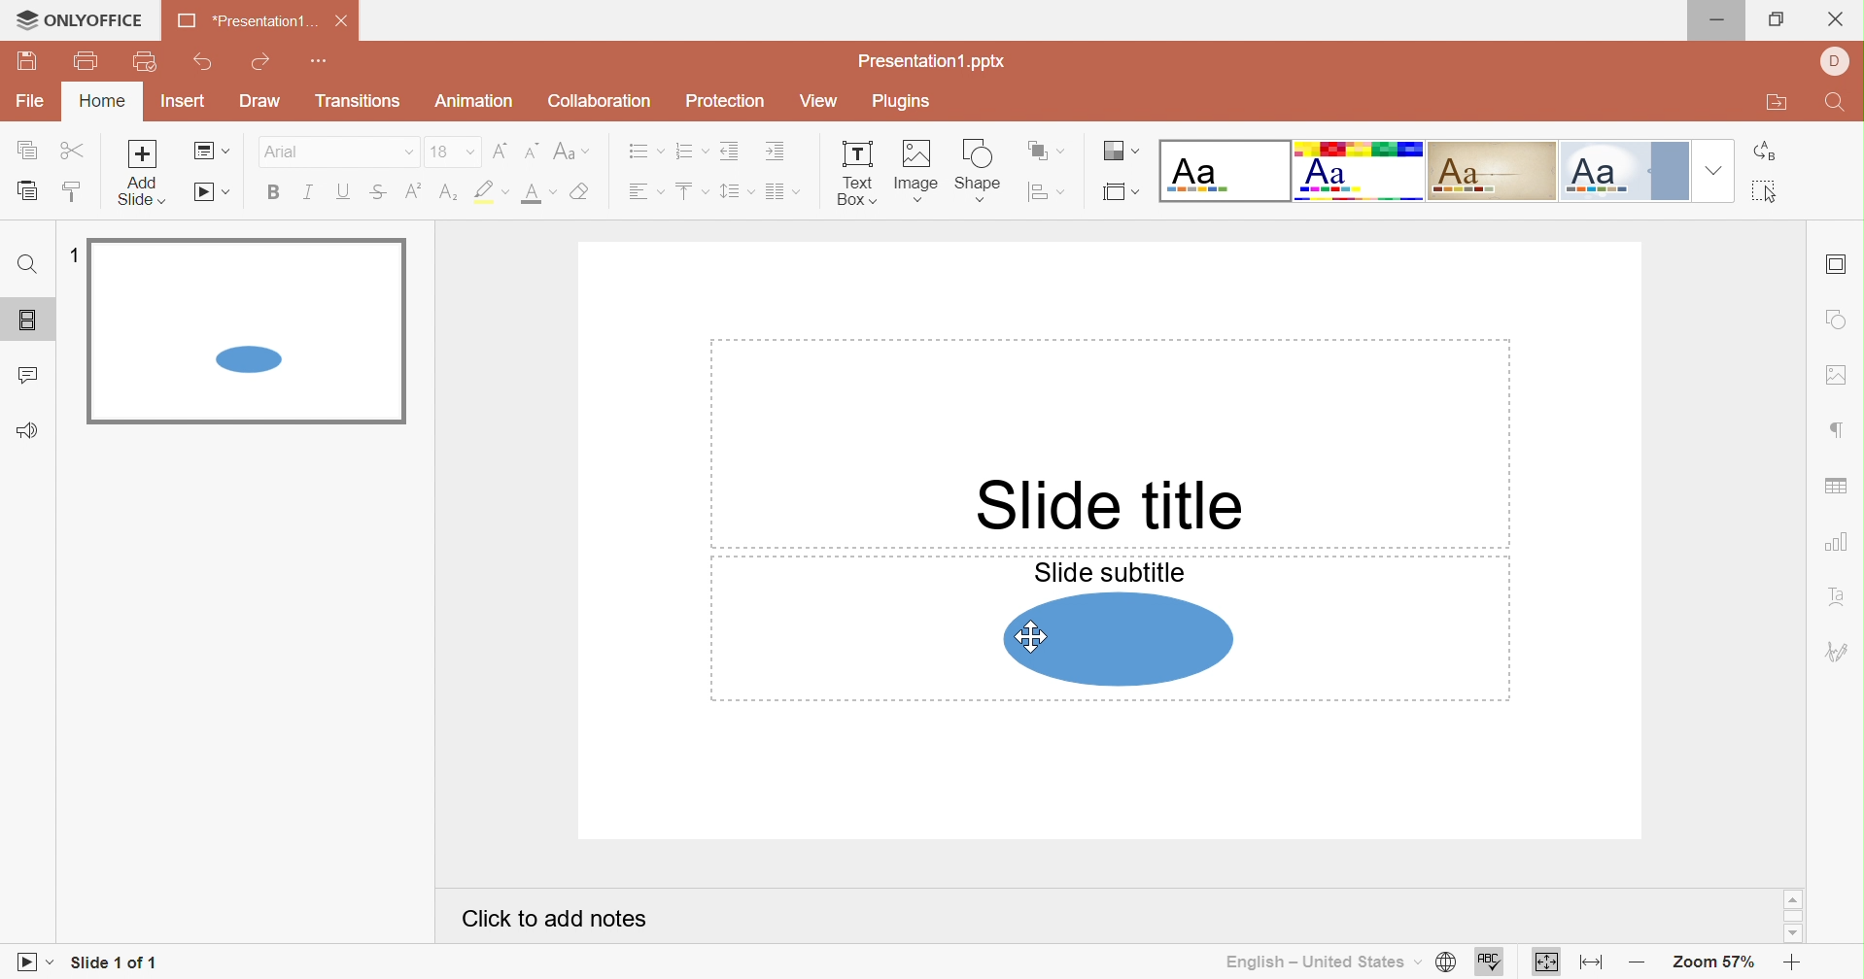 This screenshot has height=979, width=1864. Describe the element at coordinates (1836, 19) in the screenshot. I see `Close` at that location.